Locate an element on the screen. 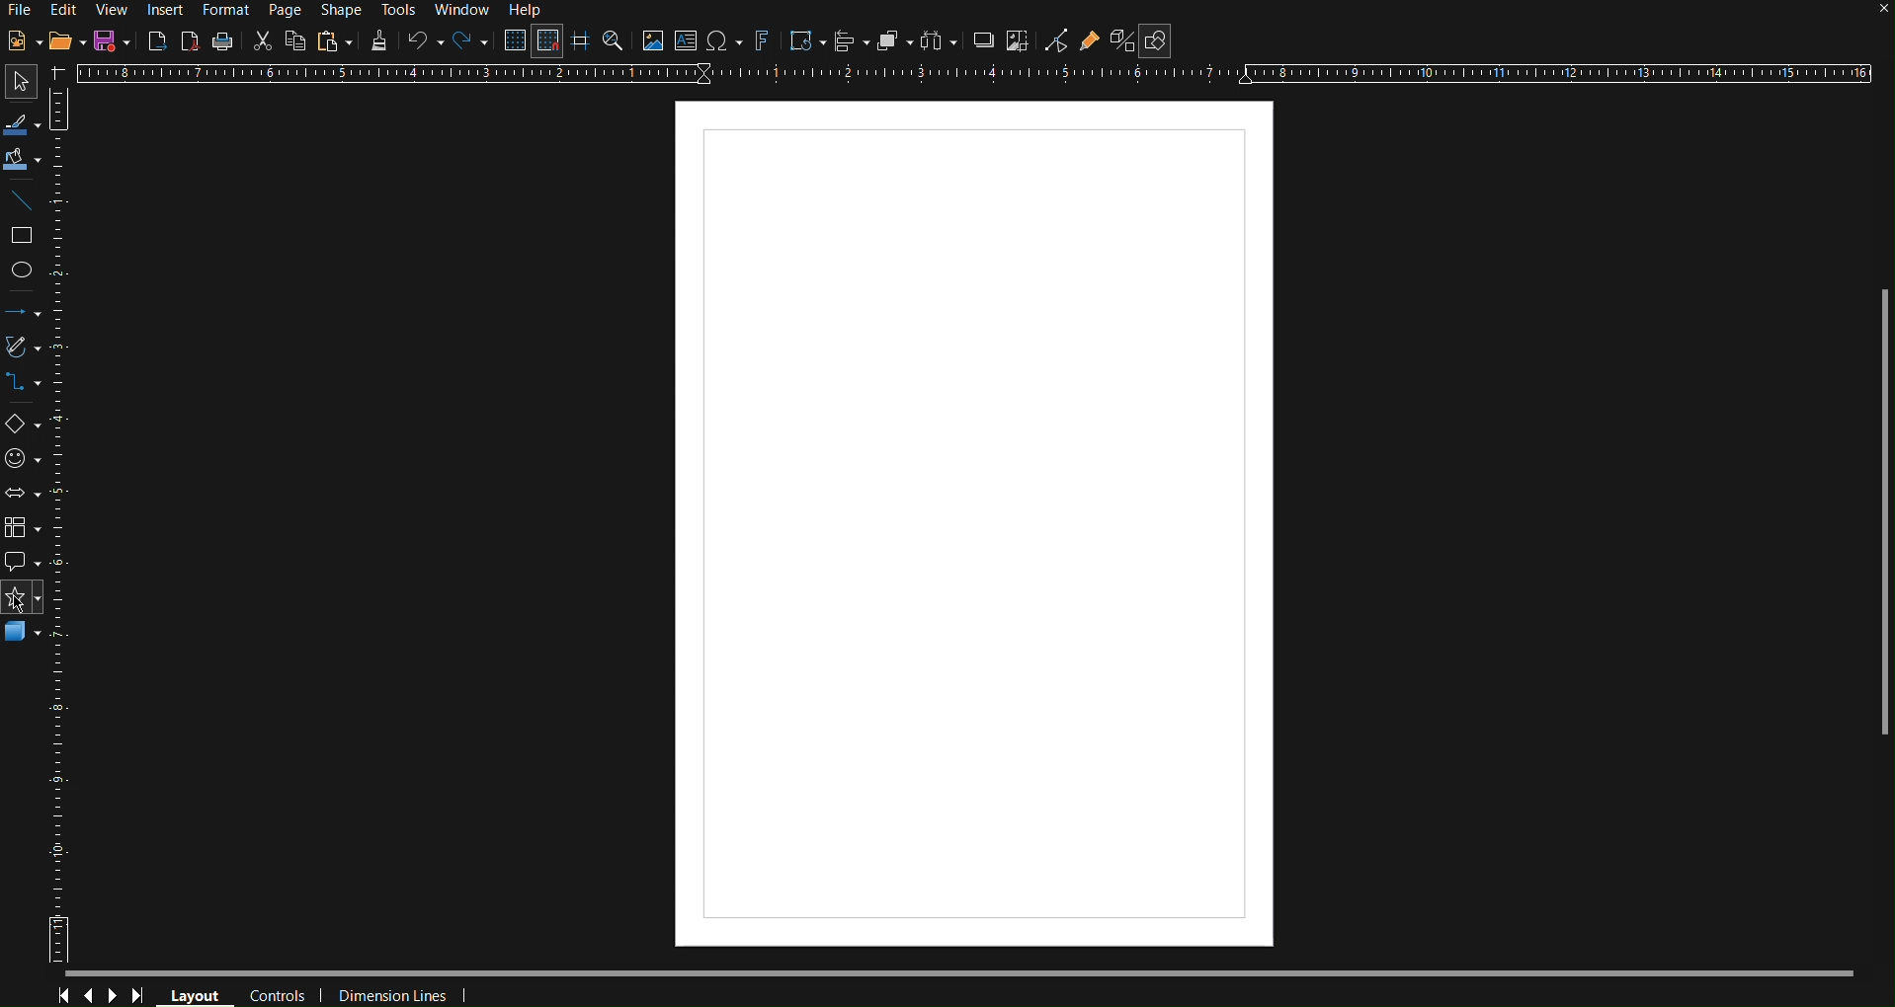  Insert is located at coordinates (164, 11).